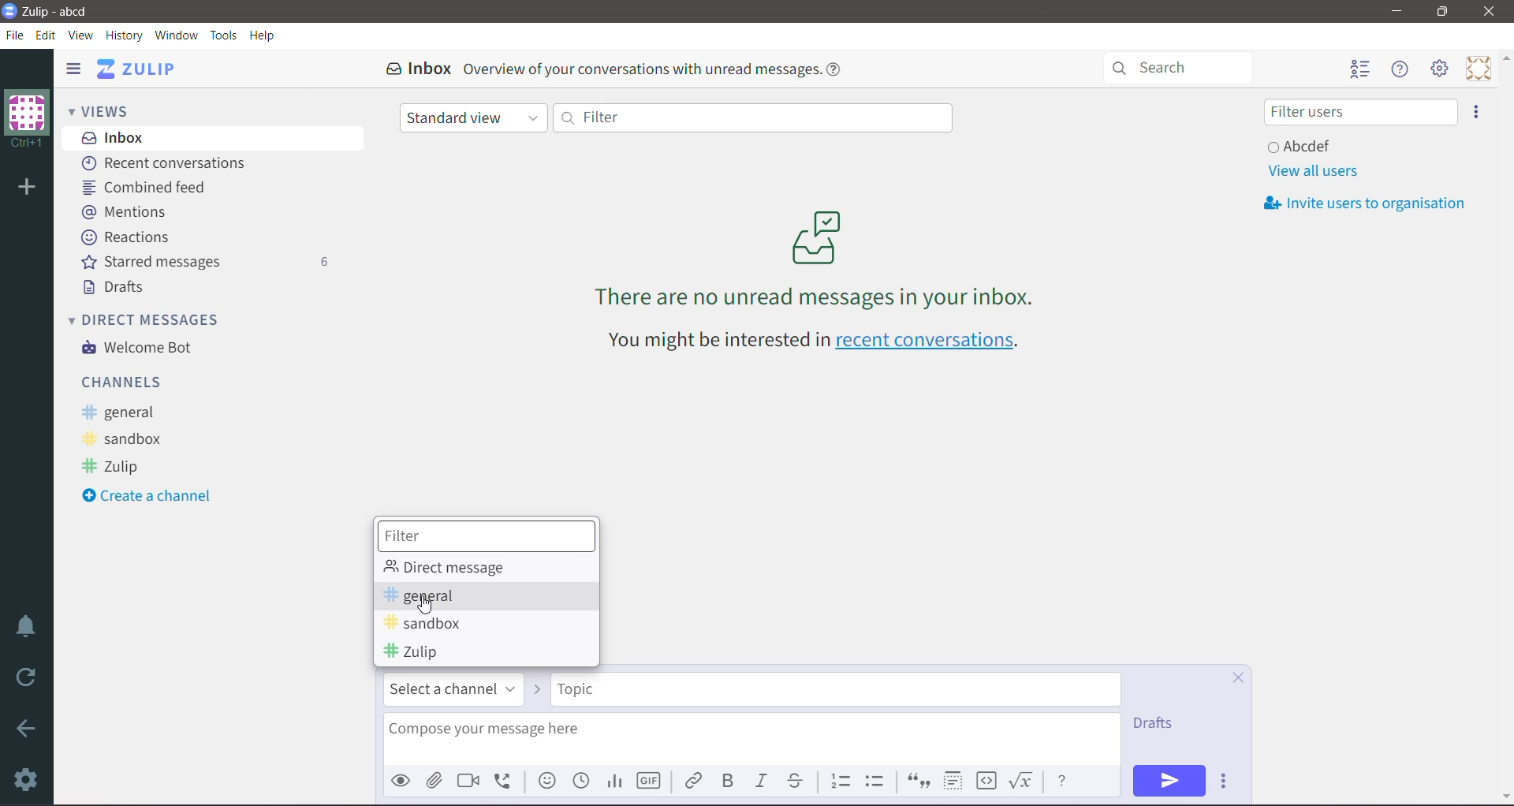 The width and height of the screenshot is (1514, 806). What do you see at coordinates (1312, 171) in the screenshot?
I see `View all users` at bounding box center [1312, 171].